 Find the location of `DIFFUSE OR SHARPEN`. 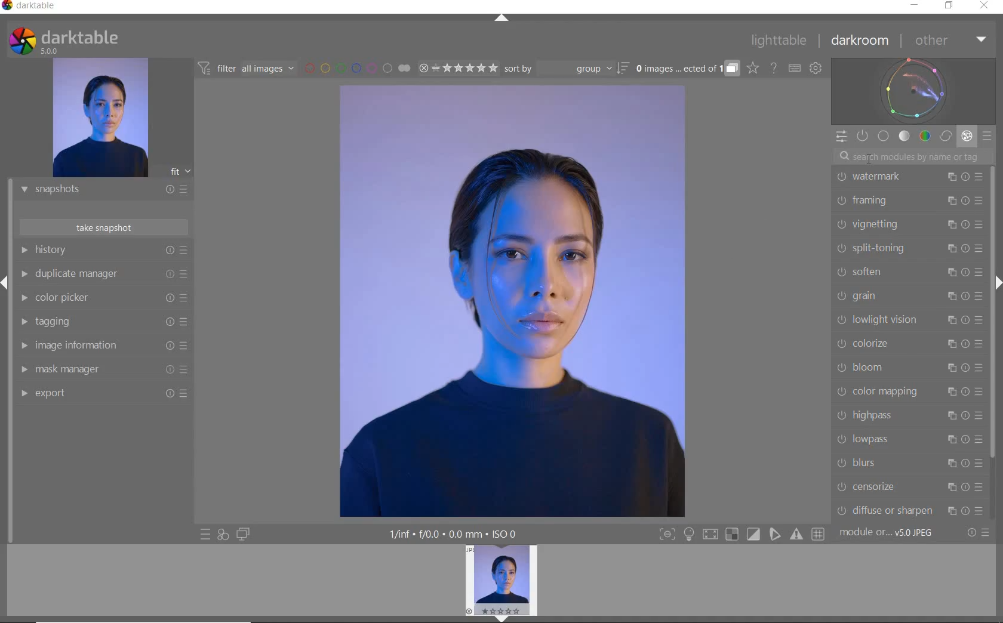

DIFFUSE OR SHARPEN is located at coordinates (910, 510).